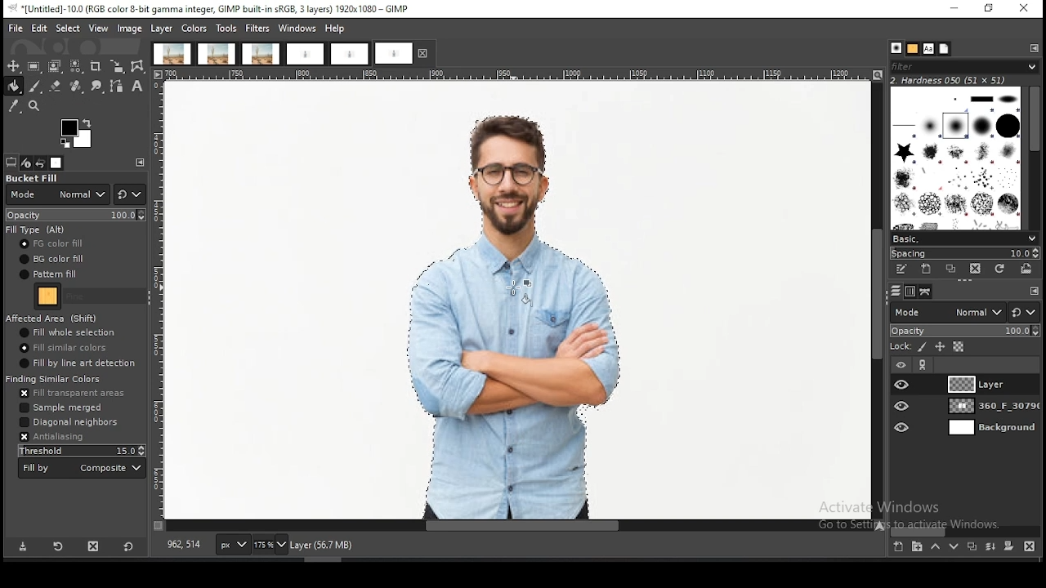 The image size is (1046, 588). Describe the element at coordinates (55, 378) in the screenshot. I see `finding similar colors` at that location.